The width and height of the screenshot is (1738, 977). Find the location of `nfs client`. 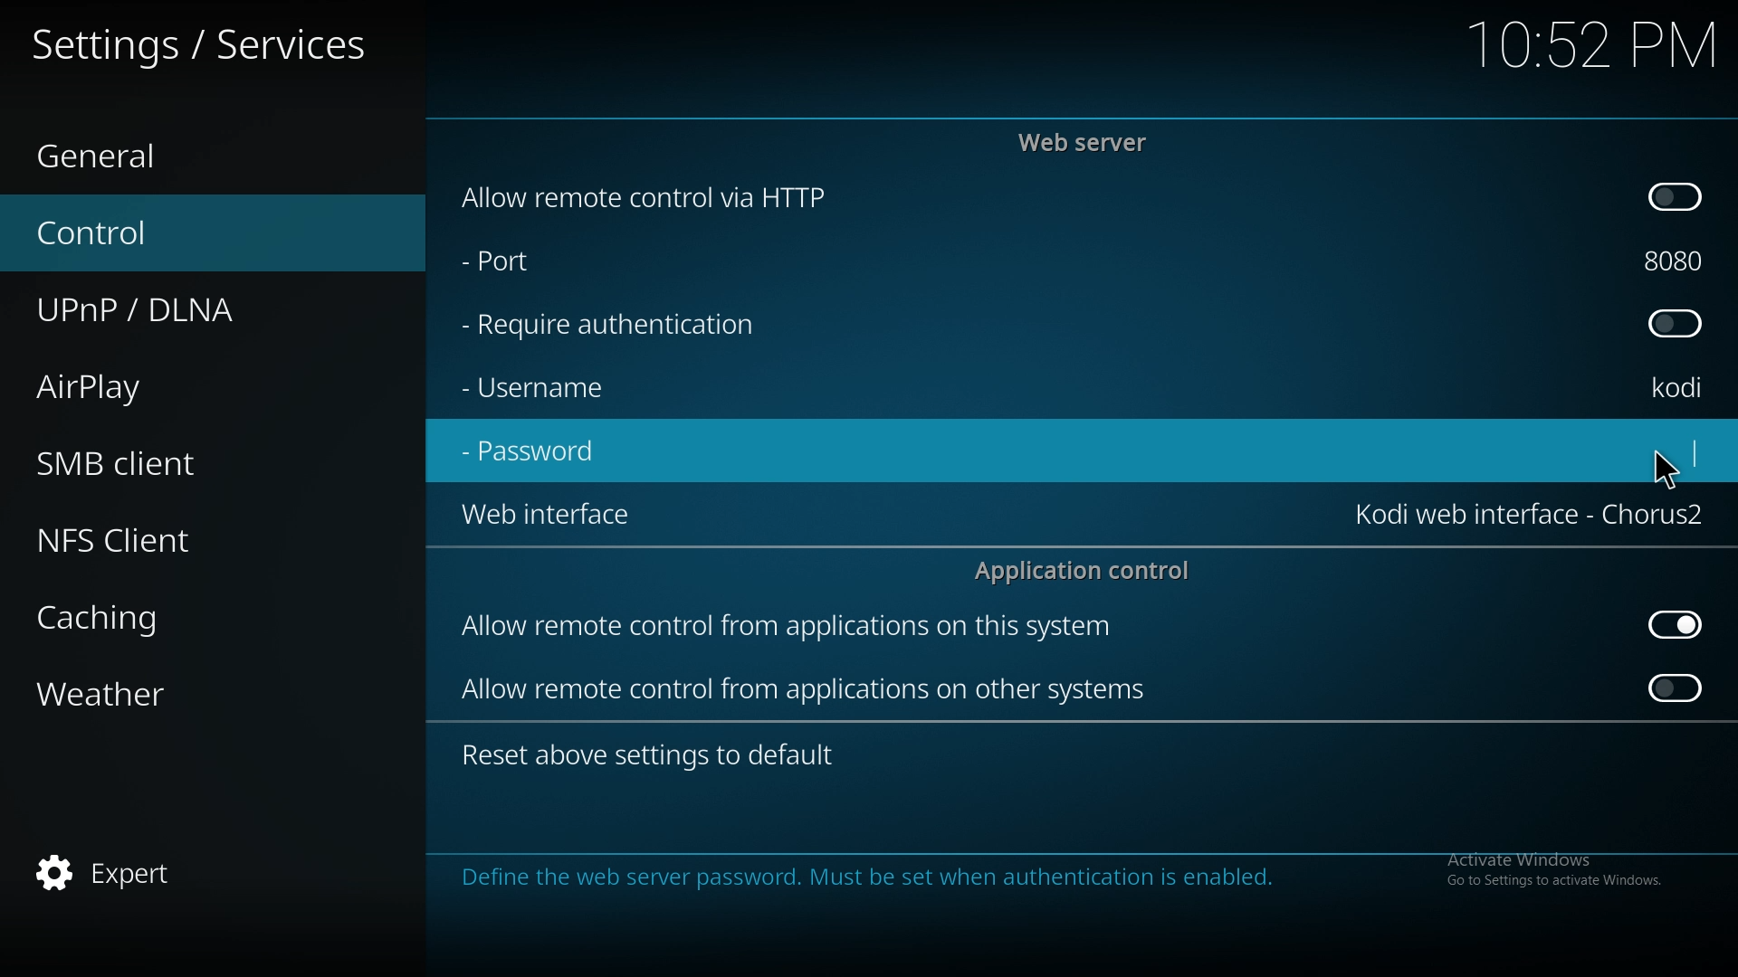

nfs client is located at coordinates (190, 538).